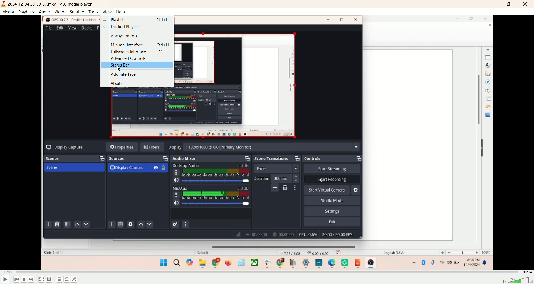 The image size is (534, 284). I want to click on minimal interface, so click(140, 45).